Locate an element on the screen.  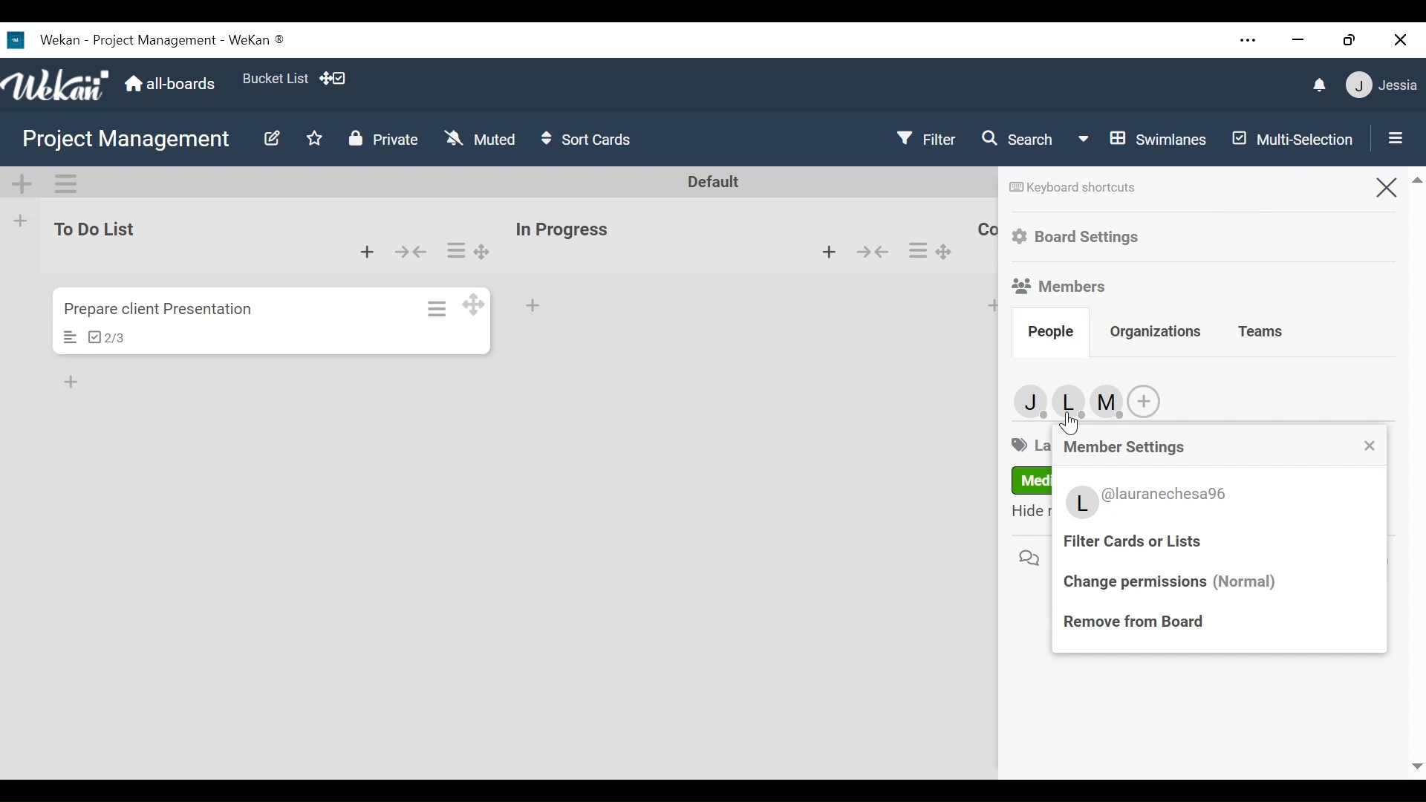
Card actions is located at coordinates (438, 308).